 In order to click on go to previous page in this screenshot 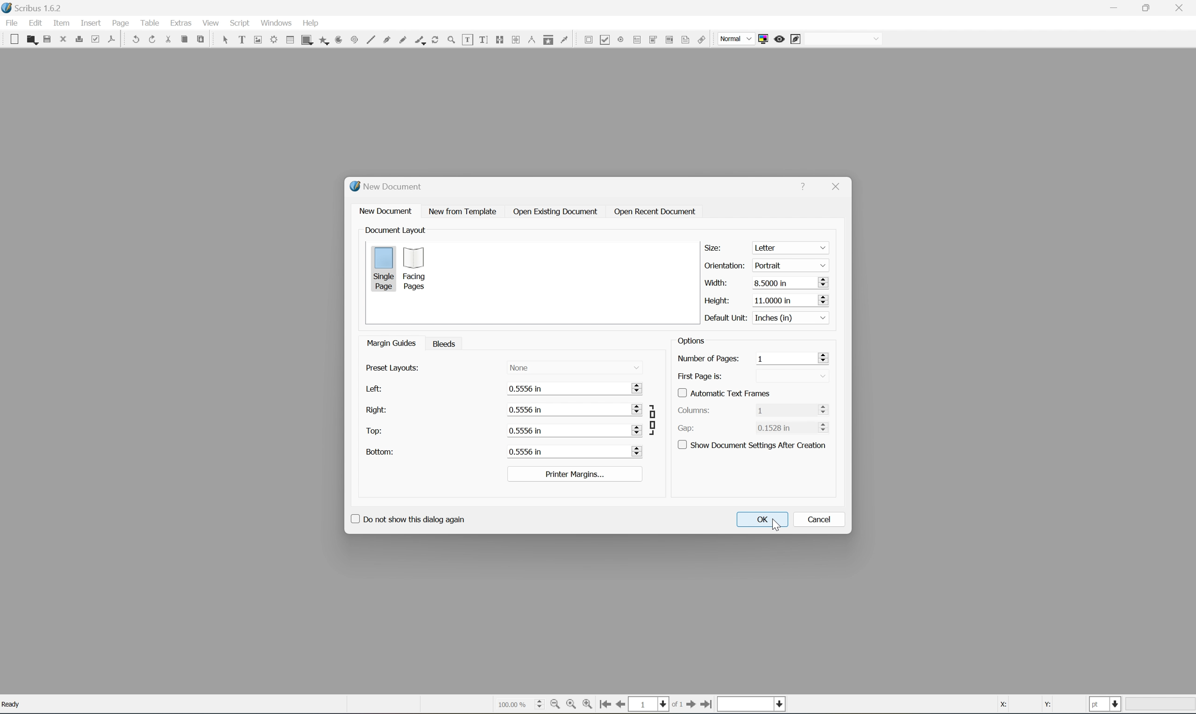, I will do `click(618, 706)`.